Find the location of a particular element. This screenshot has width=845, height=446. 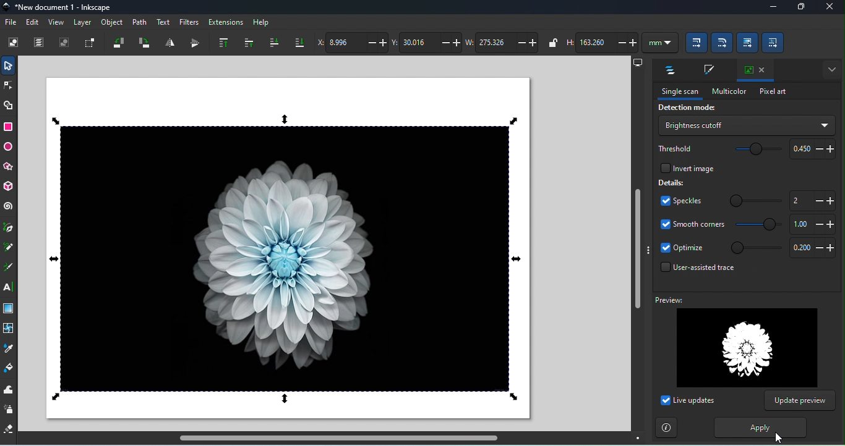

Preview is located at coordinates (739, 342).